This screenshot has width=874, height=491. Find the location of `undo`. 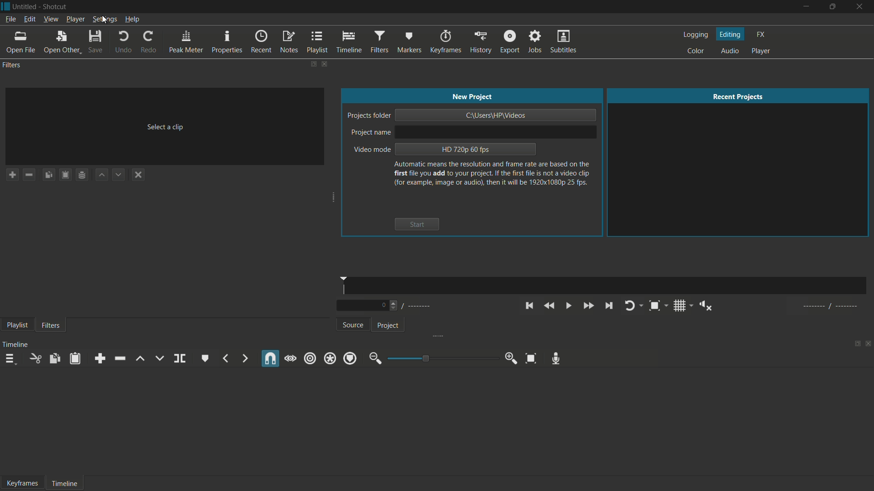

undo is located at coordinates (125, 42).